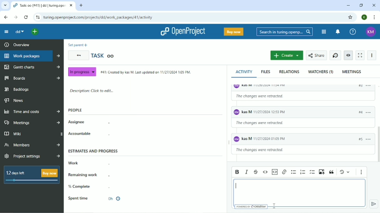 This screenshot has width=380, height=213. What do you see at coordinates (42, 6) in the screenshot?
I see `All open | dd | turing.openproject.com` at bounding box center [42, 6].